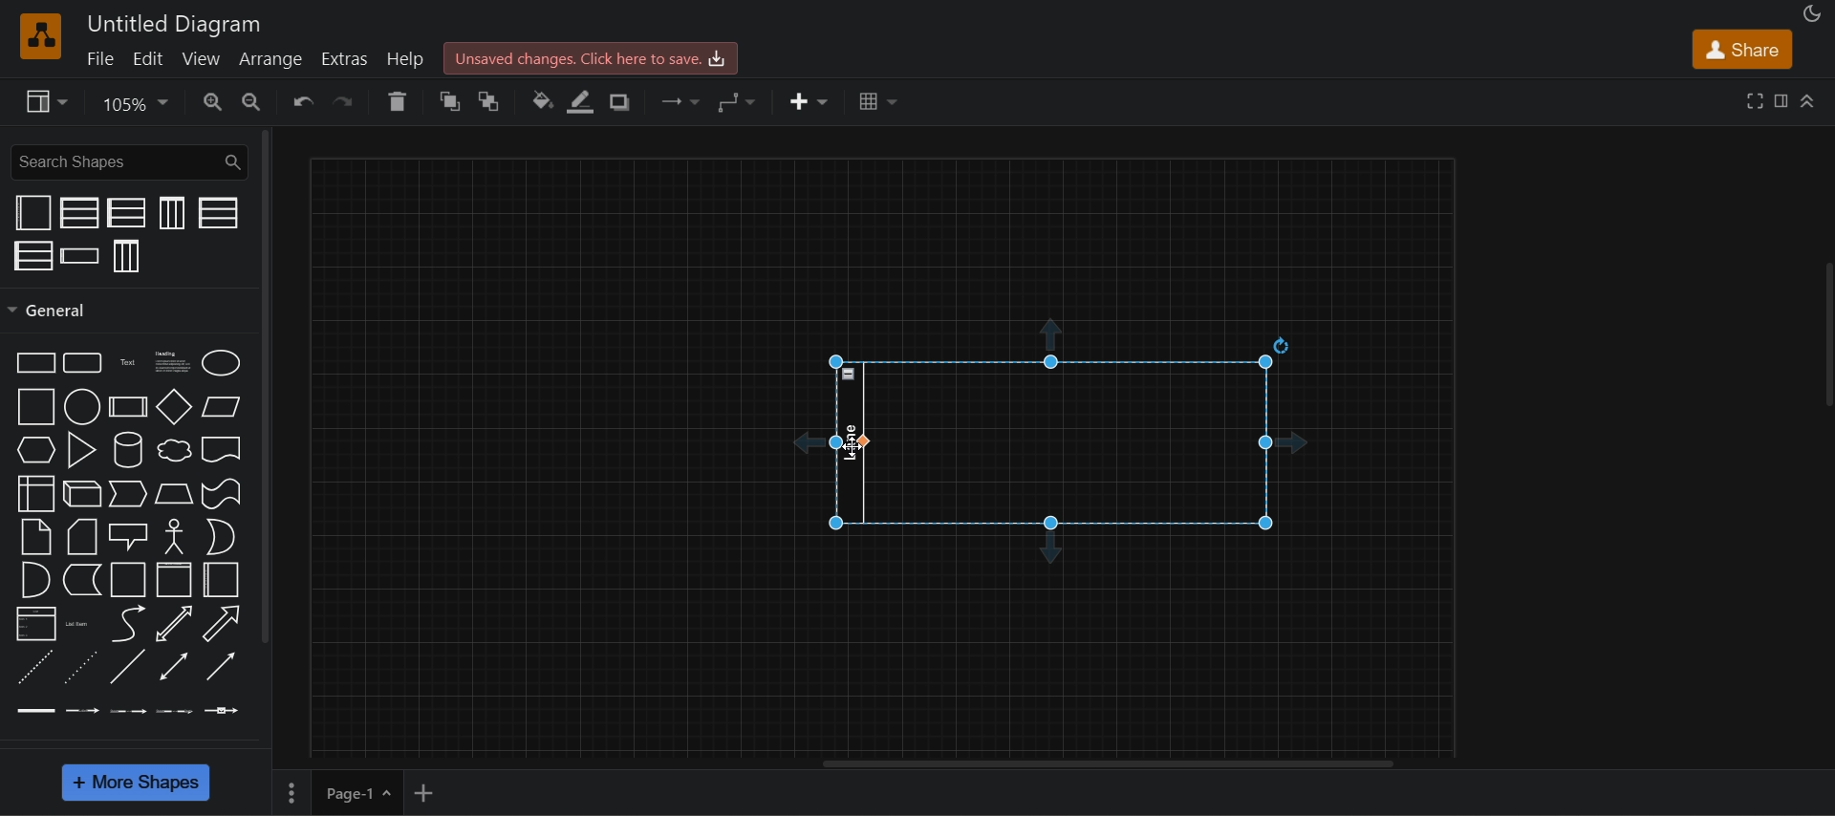 Image resolution: width=1835 pixels, height=816 pixels. What do you see at coordinates (174, 406) in the screenshot?
I see `diamond` at bounding box center [174, 406].